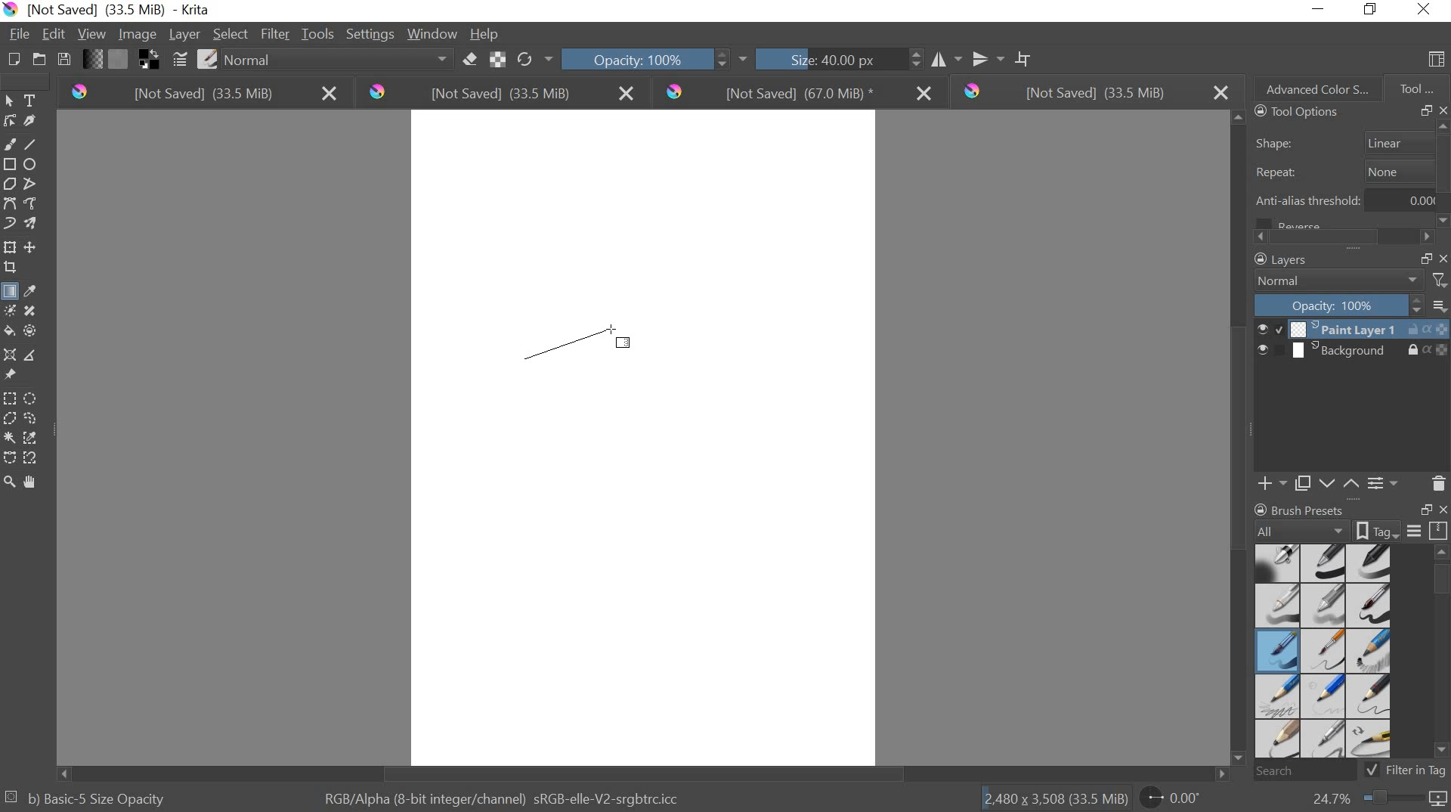  I want to click on OPACITY, so click(1341, 305).